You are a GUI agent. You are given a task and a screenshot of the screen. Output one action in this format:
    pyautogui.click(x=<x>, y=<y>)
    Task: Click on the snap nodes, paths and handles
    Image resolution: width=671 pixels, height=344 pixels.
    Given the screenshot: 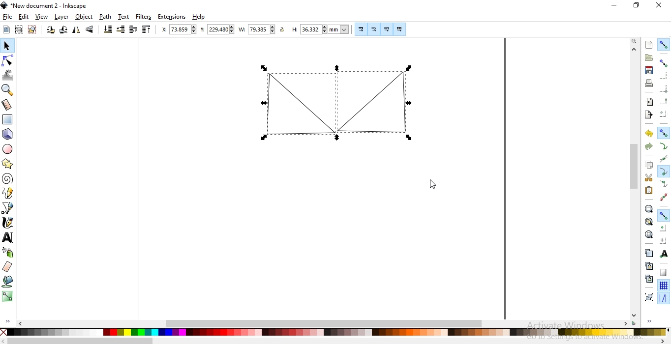 What is the action you would take?
    pyautogui.click(x=664, y=133)
    